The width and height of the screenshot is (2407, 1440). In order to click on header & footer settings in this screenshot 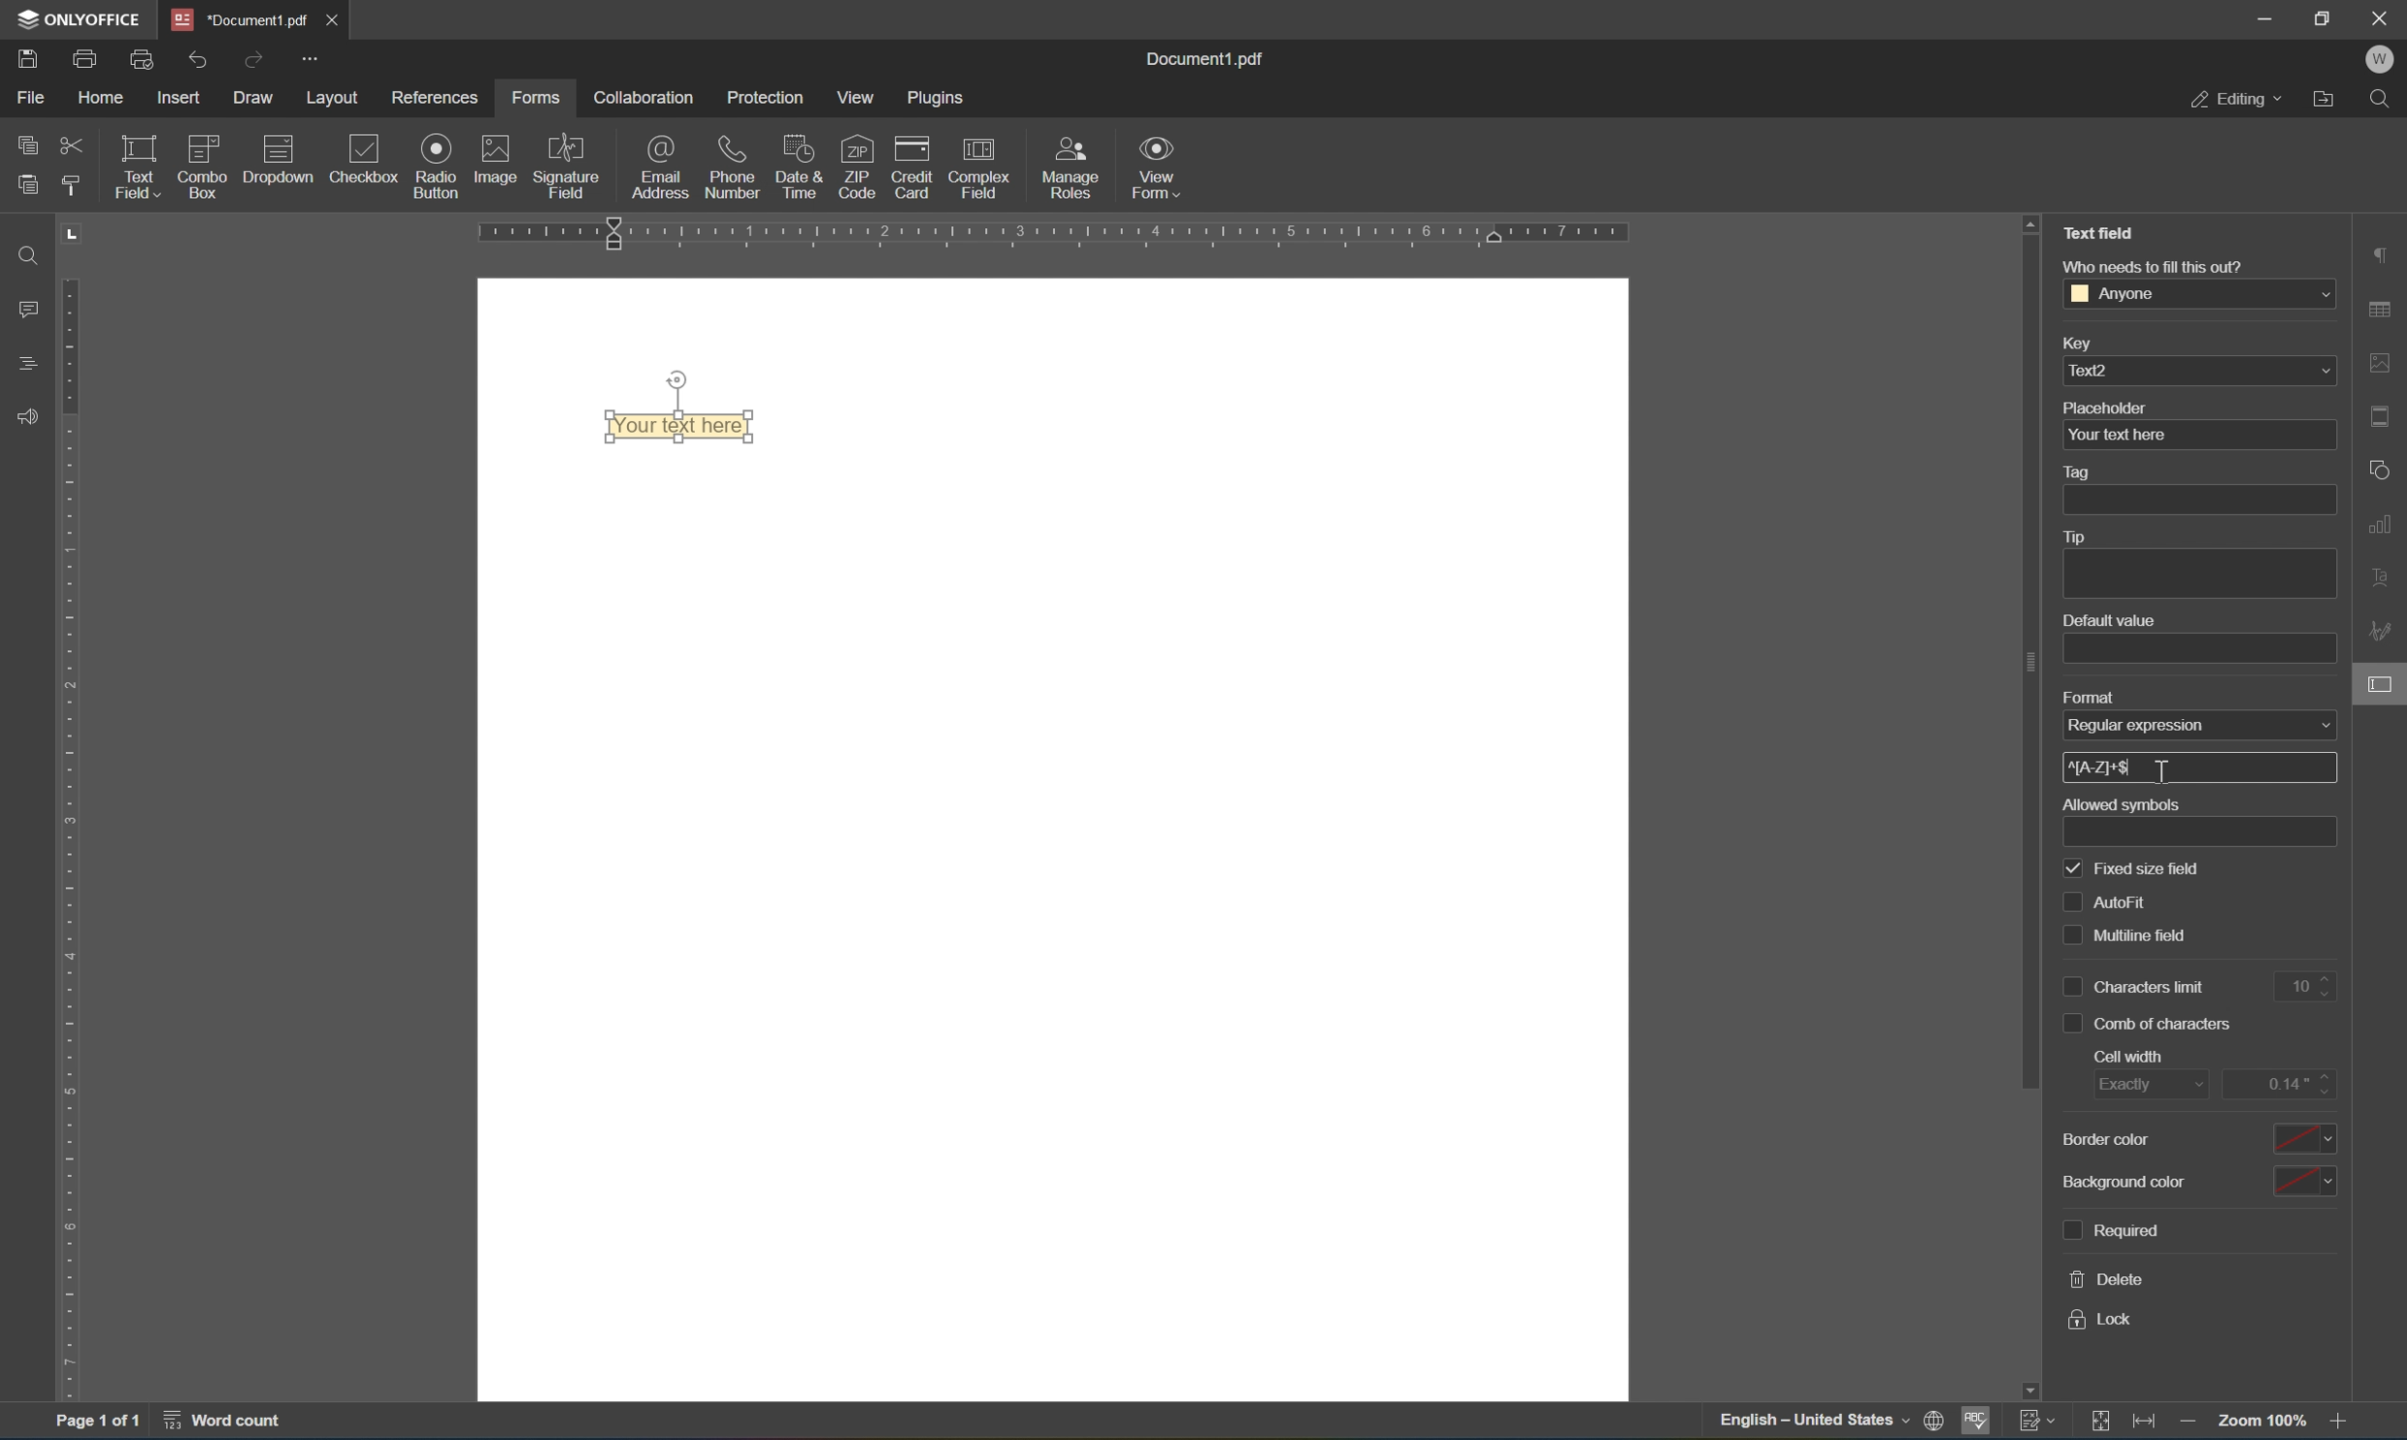, I will do `click(2382, 418)`.